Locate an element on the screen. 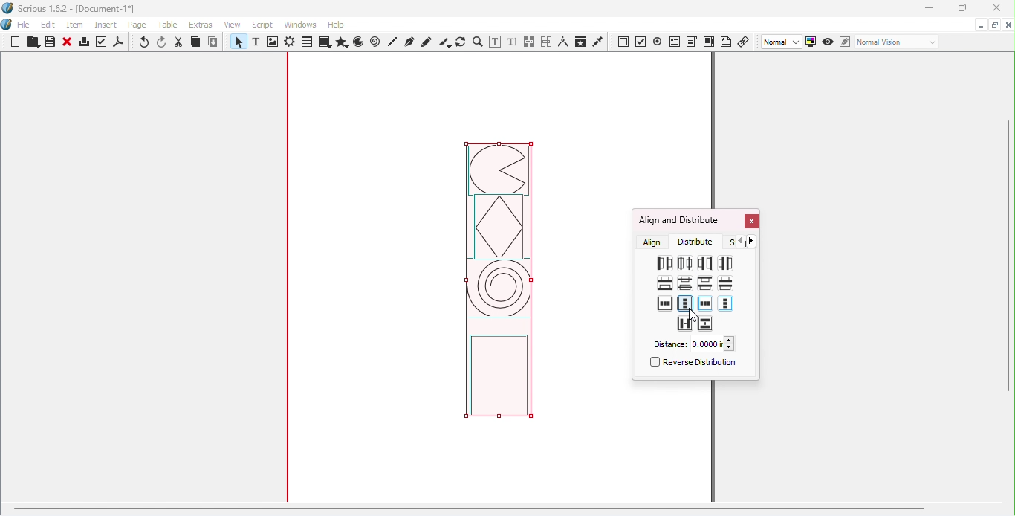  Script is located at coordinates (265, 24).